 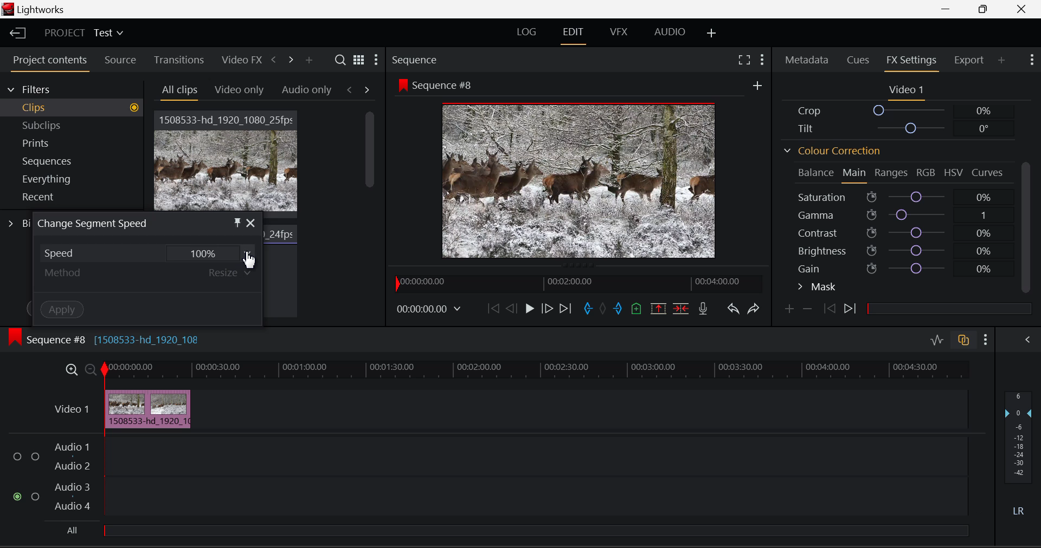 I want to click on Movement between Tabs, so click(x=359, y=90).